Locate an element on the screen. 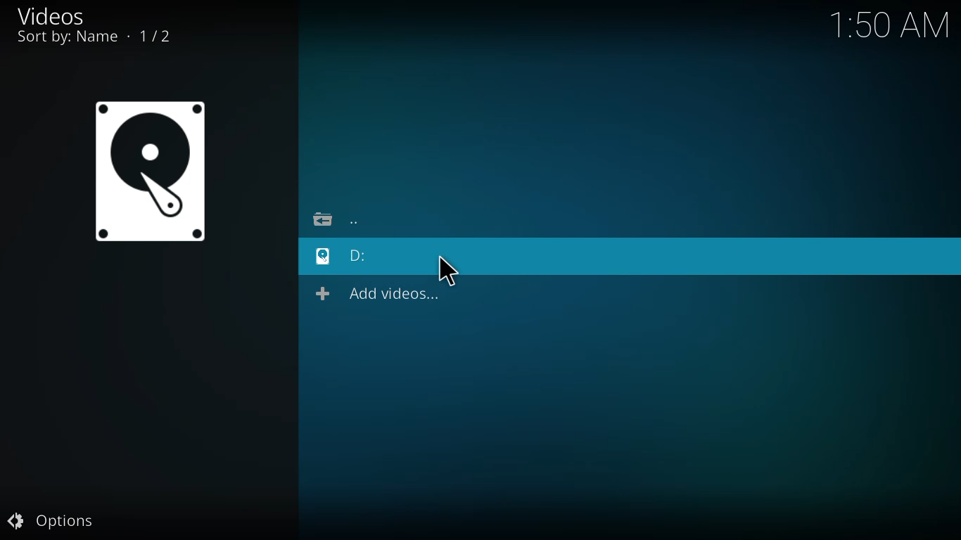  add is located at coordinates (153, 177).